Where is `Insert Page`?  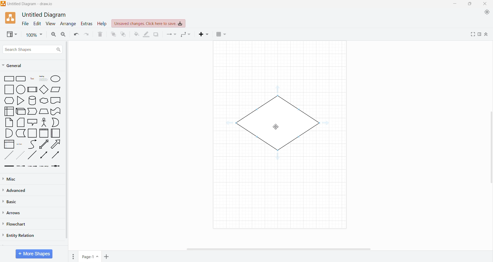 Insert Page is located at coordinates (106, 257).